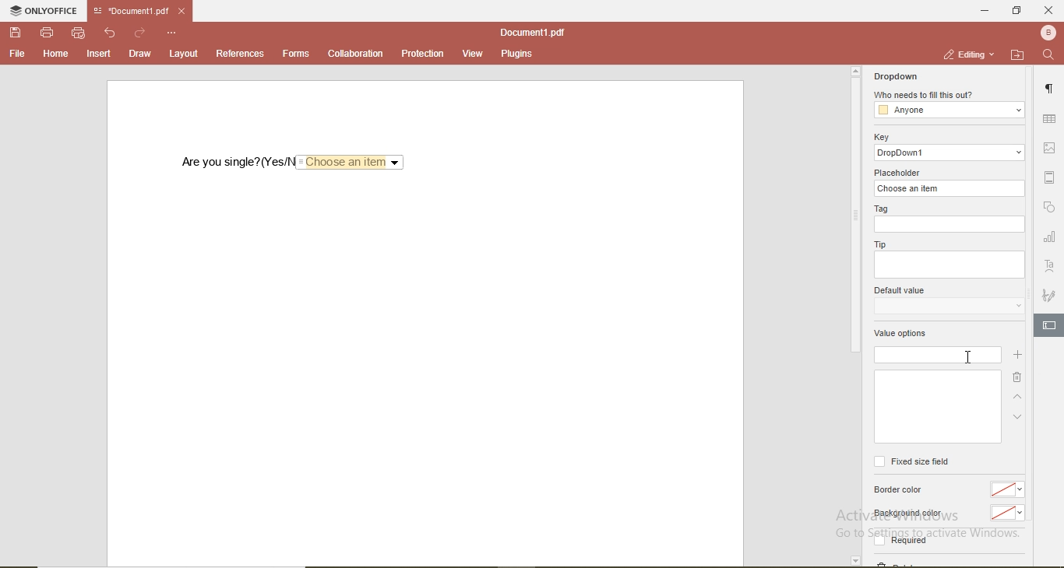 This screenshot has width=1064, height=568. I want to click on image, so click(1050, 146).